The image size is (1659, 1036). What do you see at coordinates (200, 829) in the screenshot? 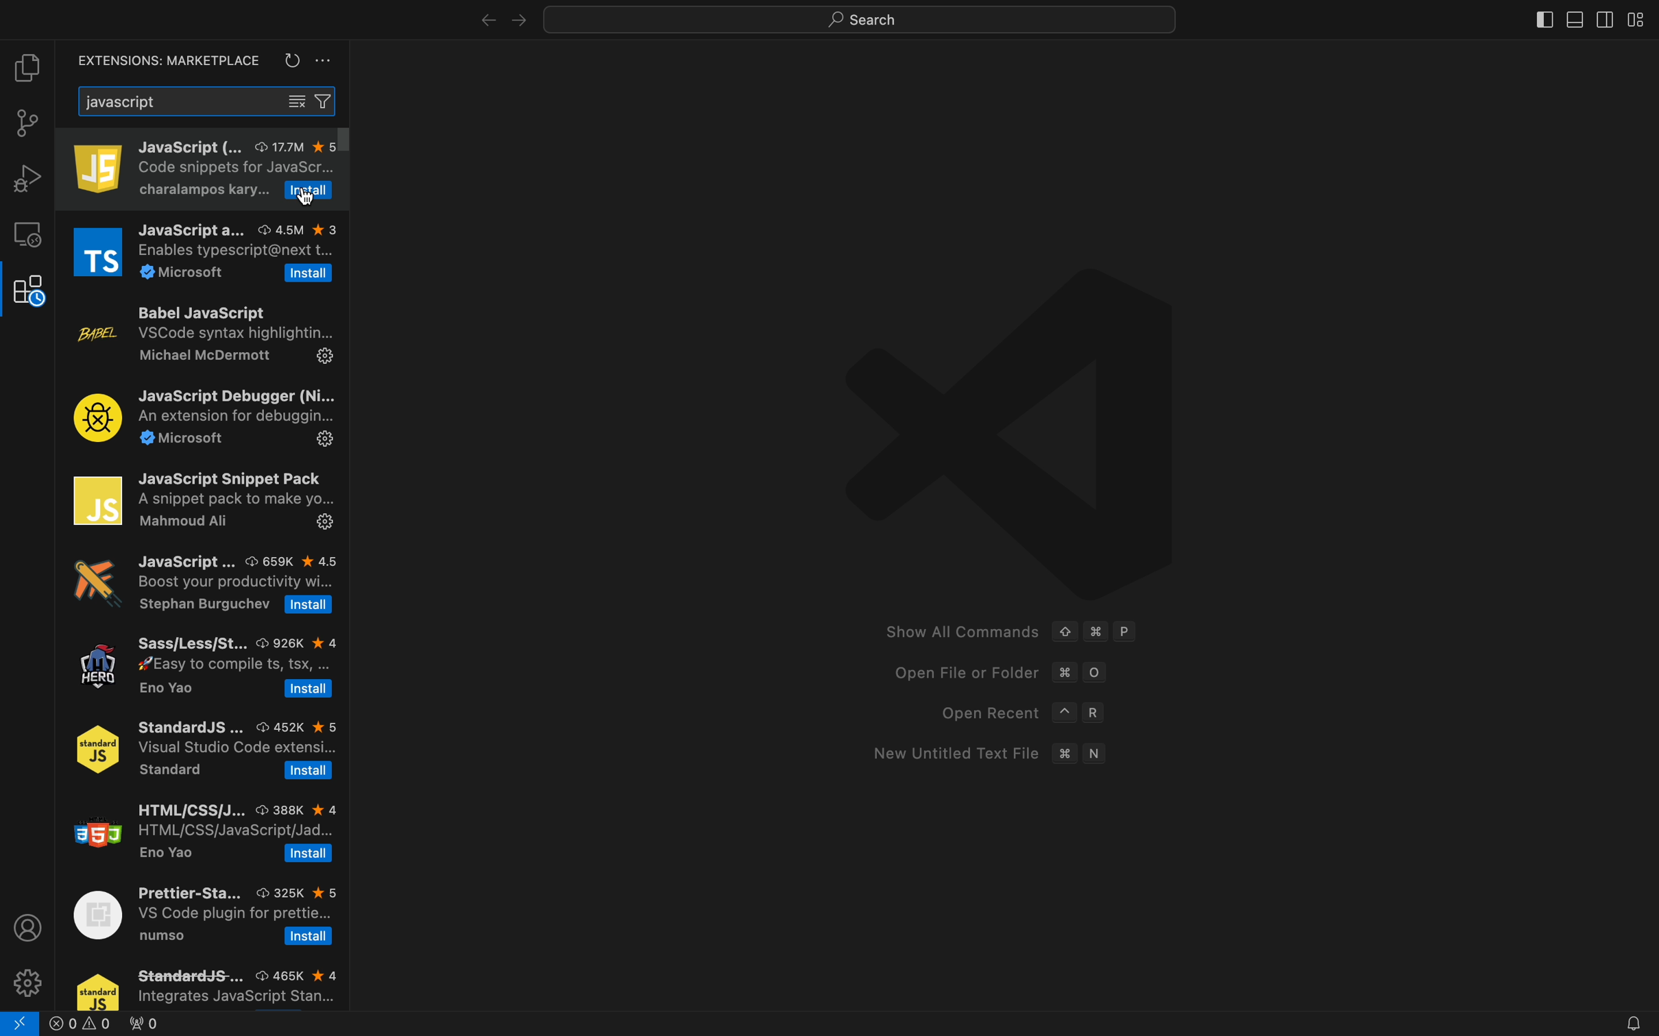
I see `HTML/CSS/J... 388K * 4
HTML/CSS/JavaScript/Jad...
Eno Yao Install` at bounding box center [200, 829].